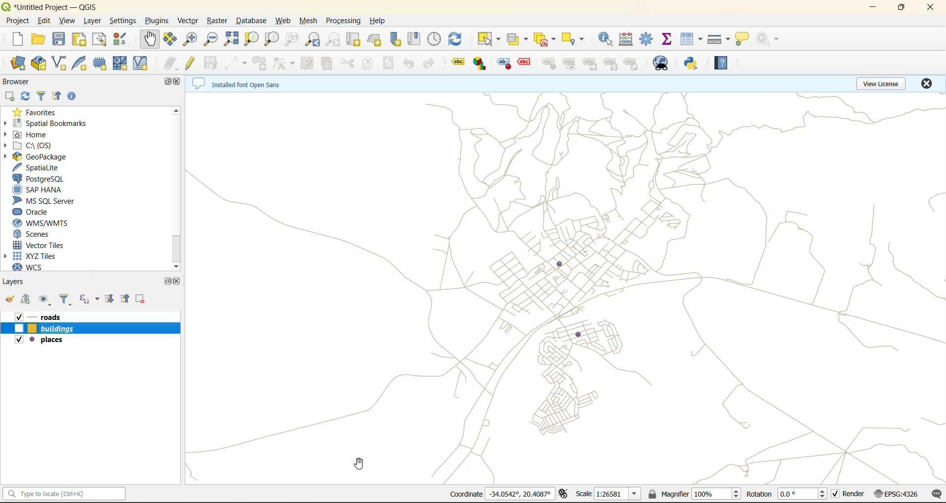 The height and width of the screenshot is (503, 946). I want to click on project, so click(18, 22).